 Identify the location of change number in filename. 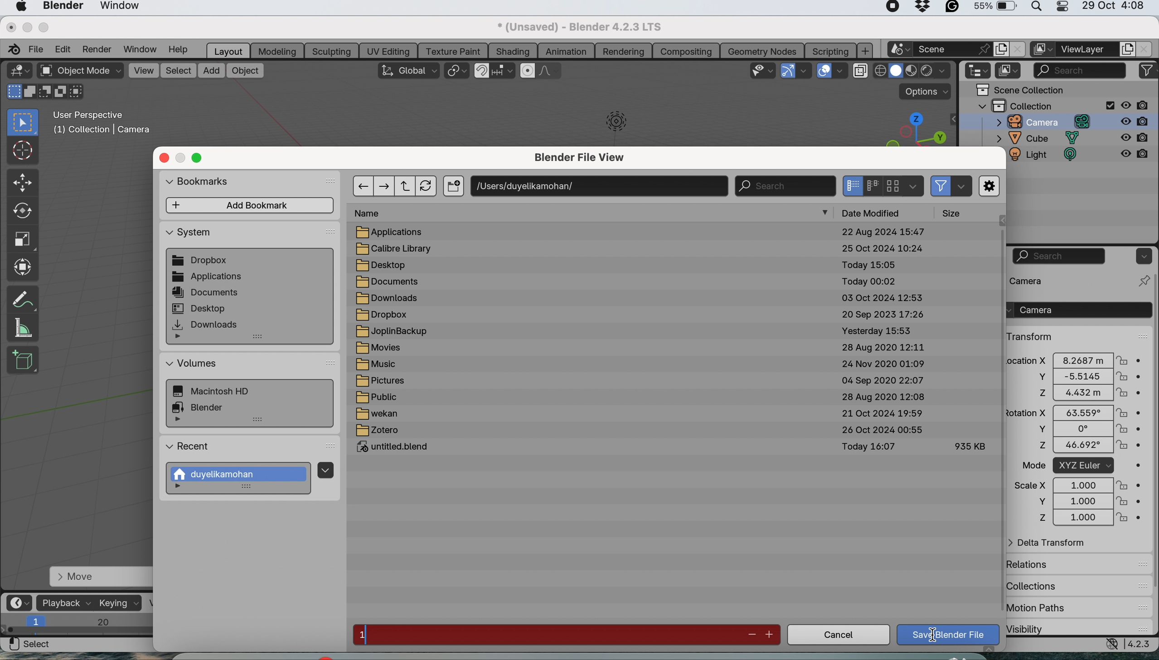
(761, 634).